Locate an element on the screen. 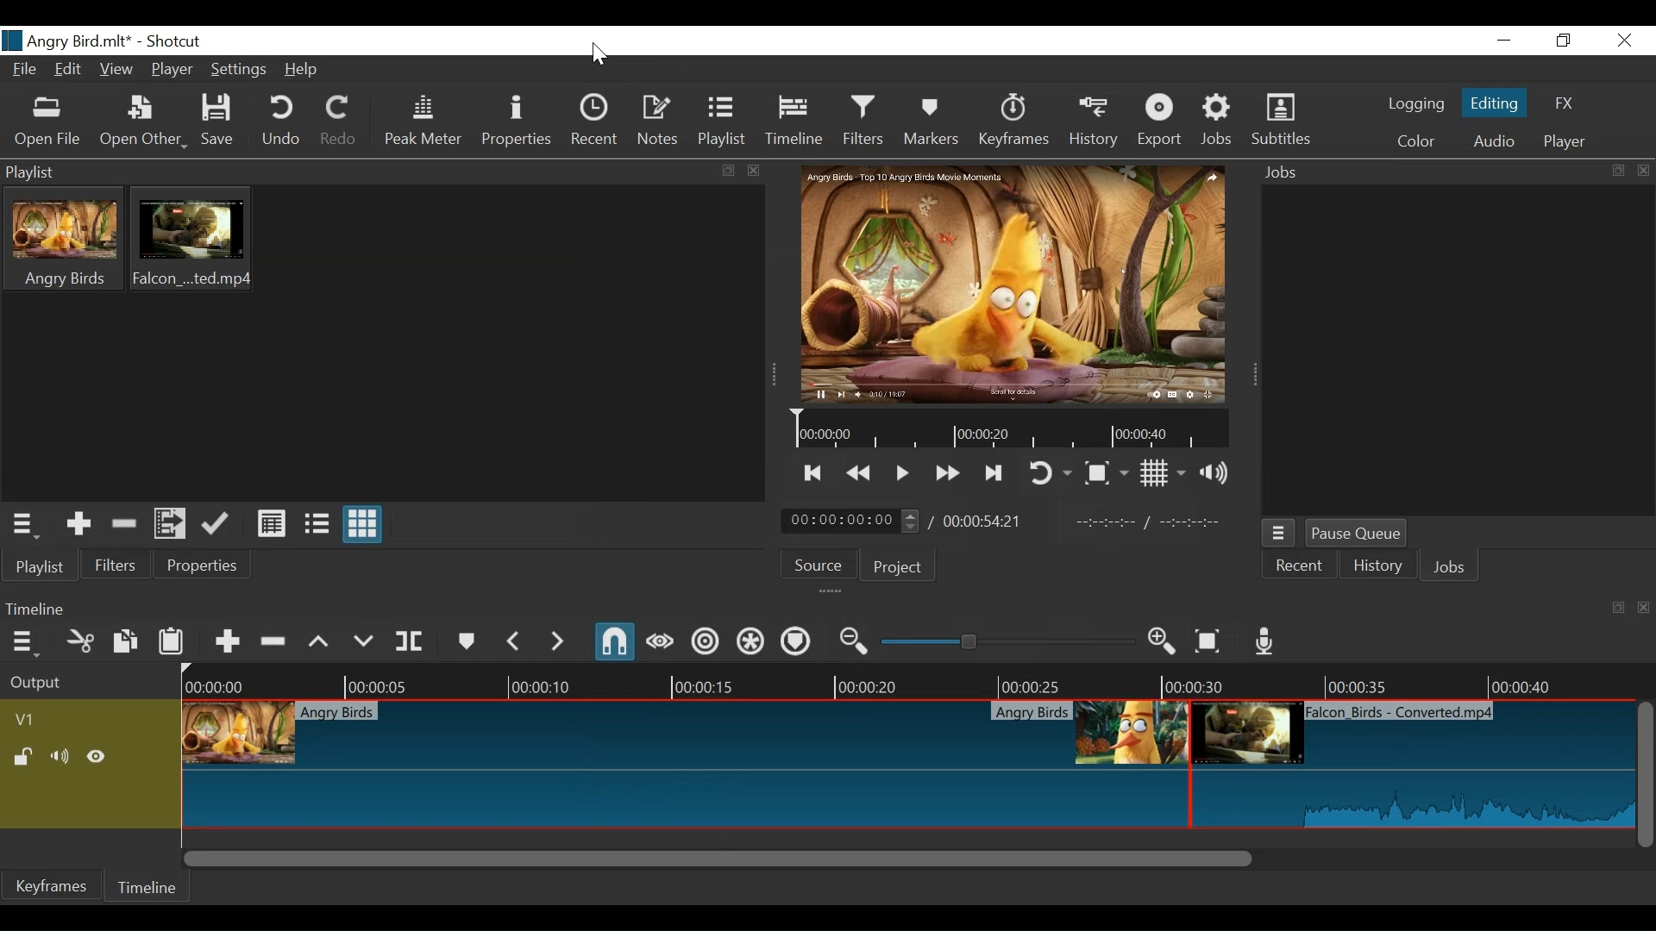  Output is located at coordinates (90, 681).